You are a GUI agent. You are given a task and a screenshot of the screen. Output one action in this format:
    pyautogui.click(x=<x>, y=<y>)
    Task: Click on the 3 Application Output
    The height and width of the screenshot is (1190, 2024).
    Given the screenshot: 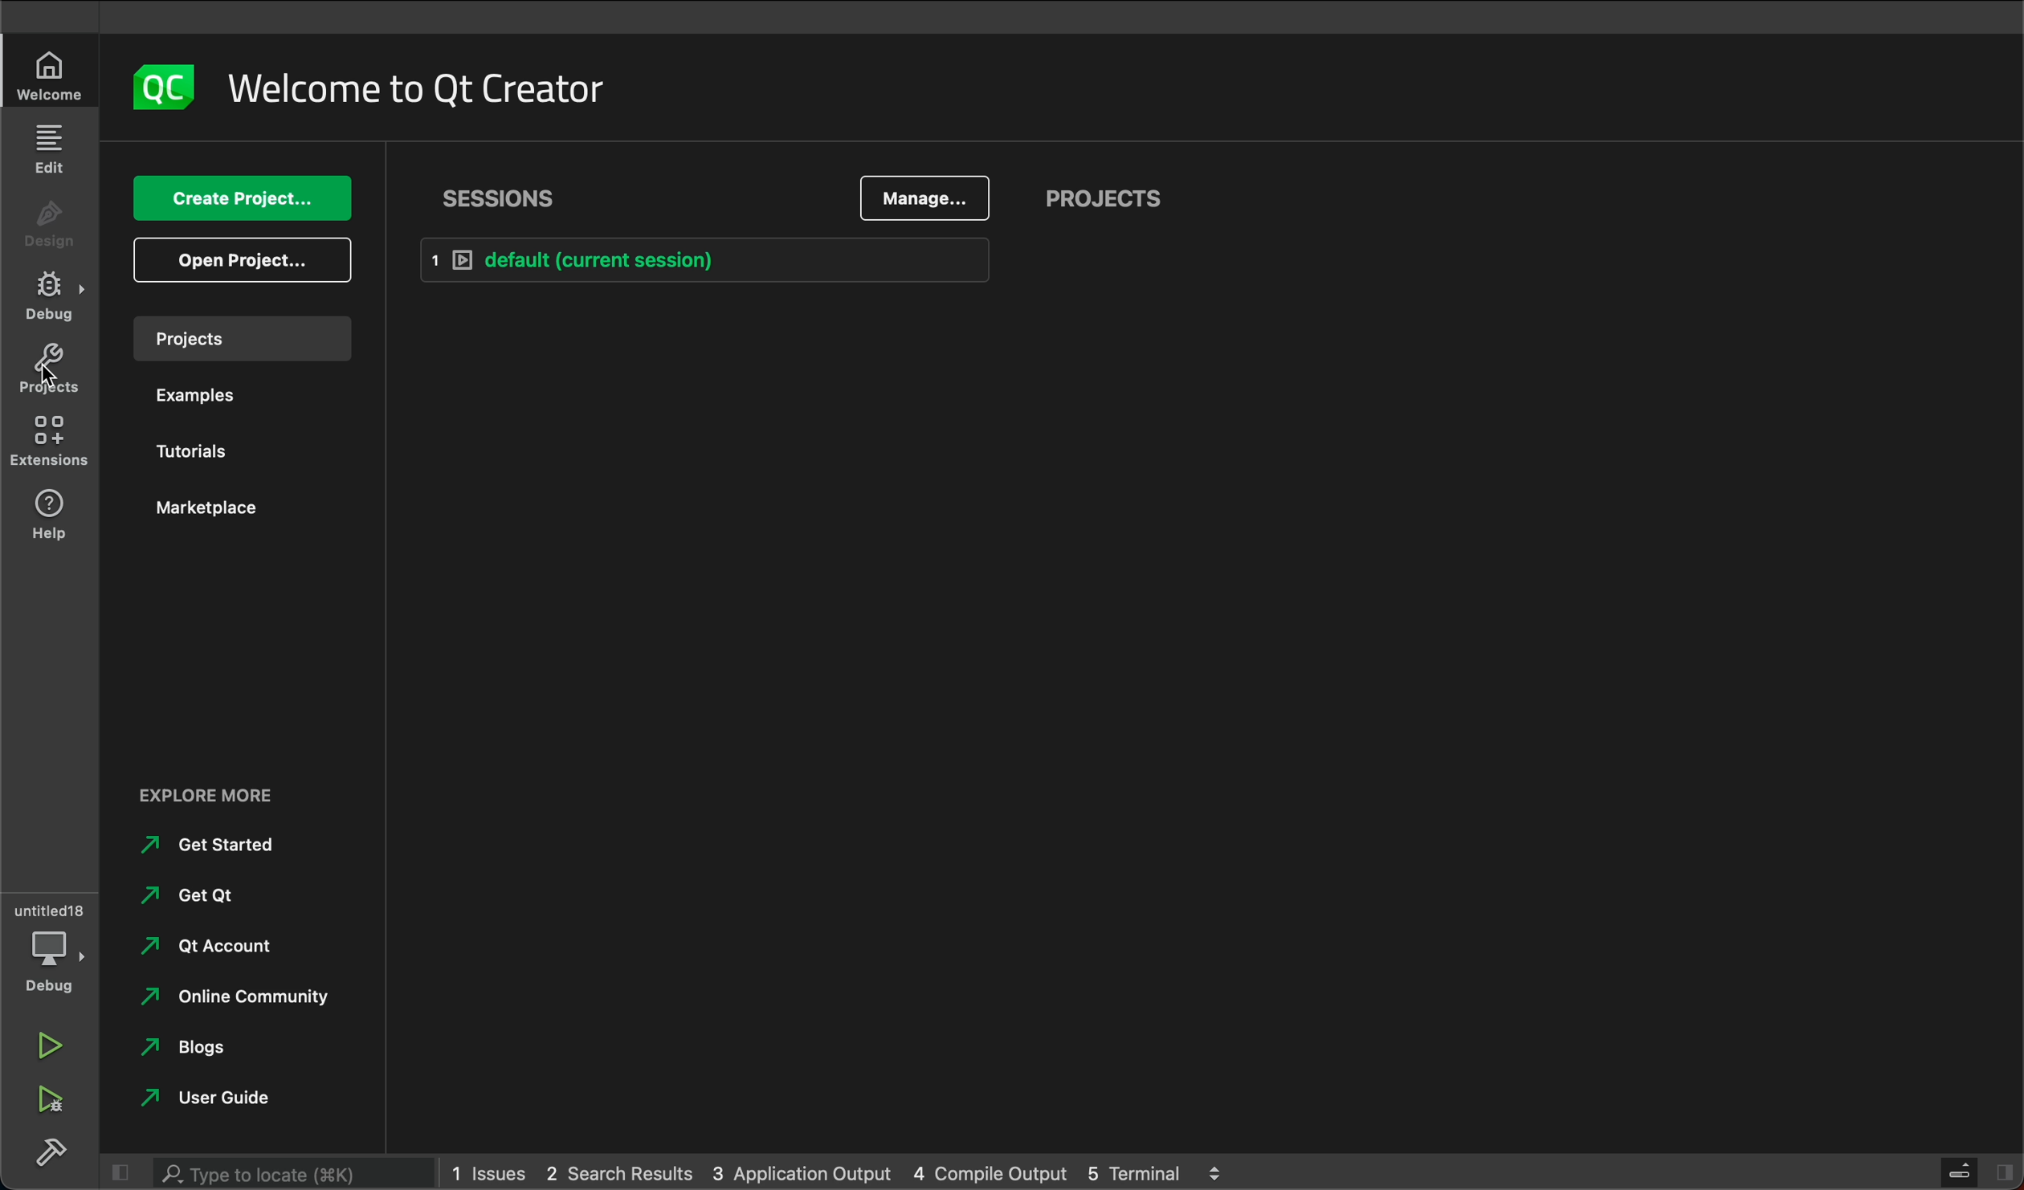 What is the action you would take?
    pyautogui.click(x=799, y=1171)
    